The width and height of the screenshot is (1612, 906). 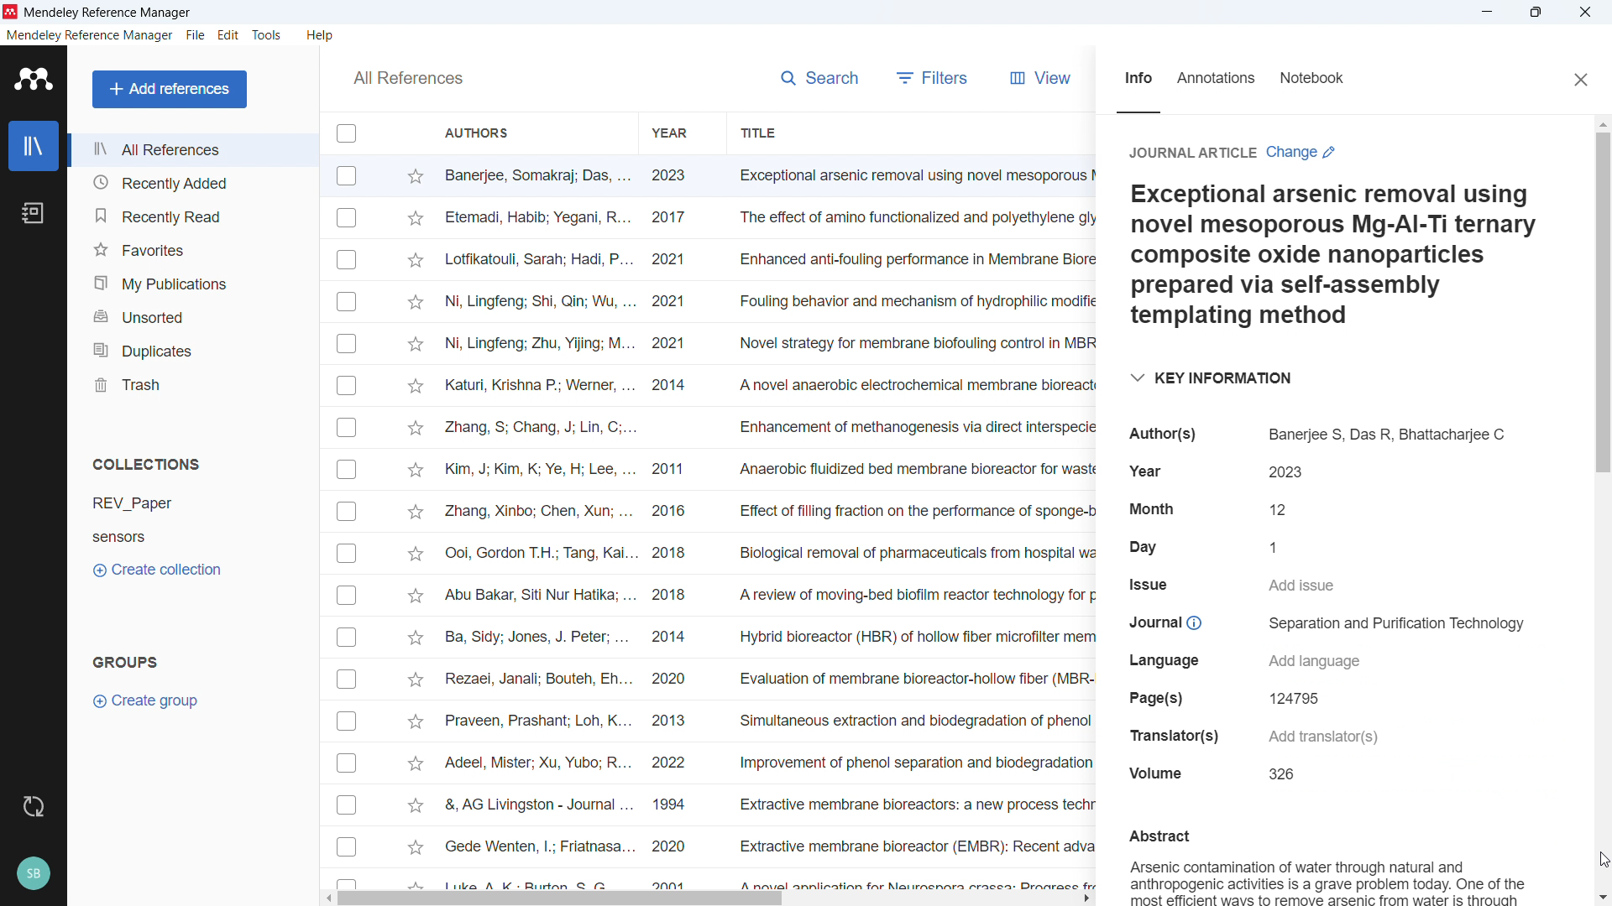 I want to click on click to starmark individuals entries, so click(x=415, y=767).